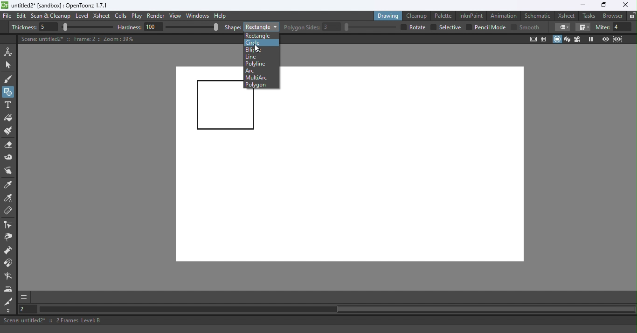  I want to click on Animate tool, so click(10, 52).